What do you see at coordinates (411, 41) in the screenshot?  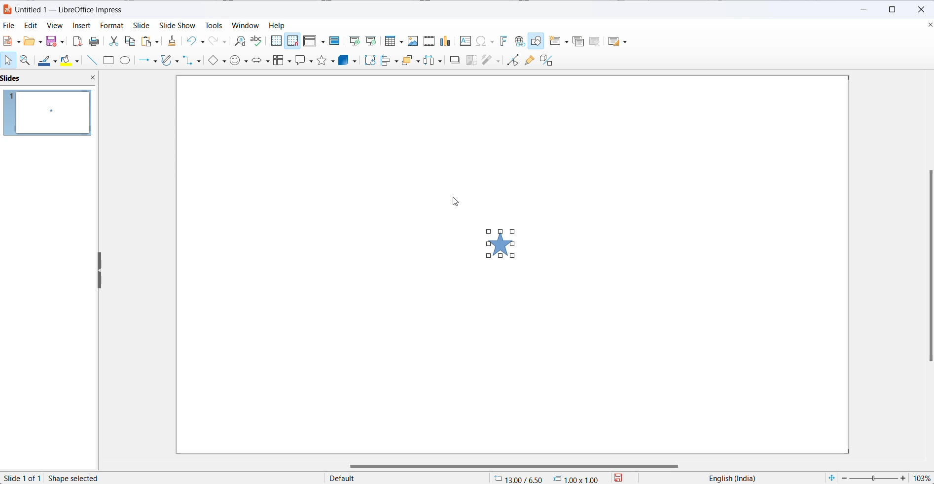 I see `insert image` at bounding box center [411, 41].